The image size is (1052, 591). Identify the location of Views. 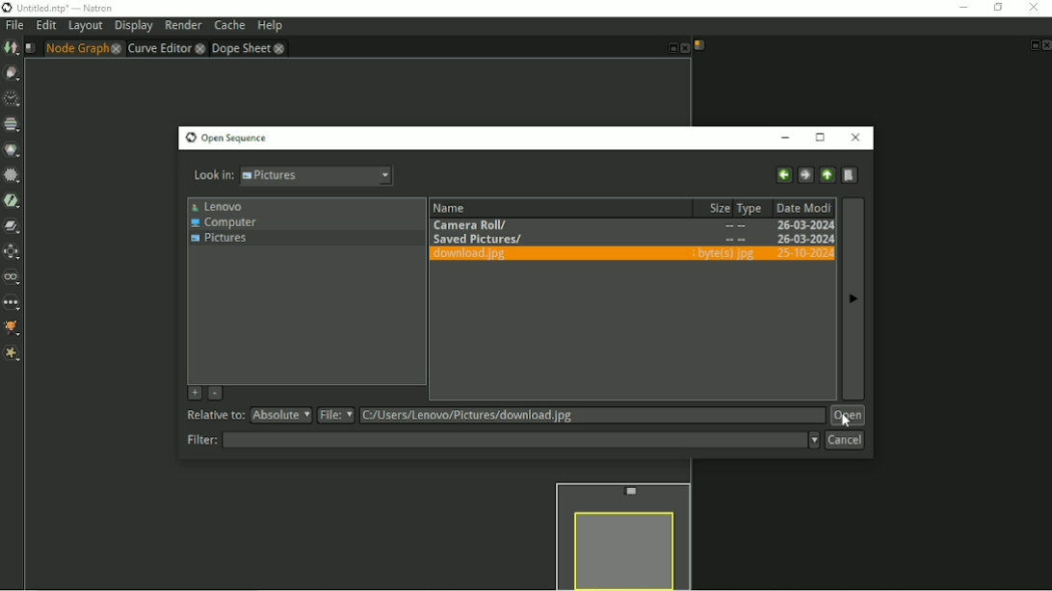
(13, 277).